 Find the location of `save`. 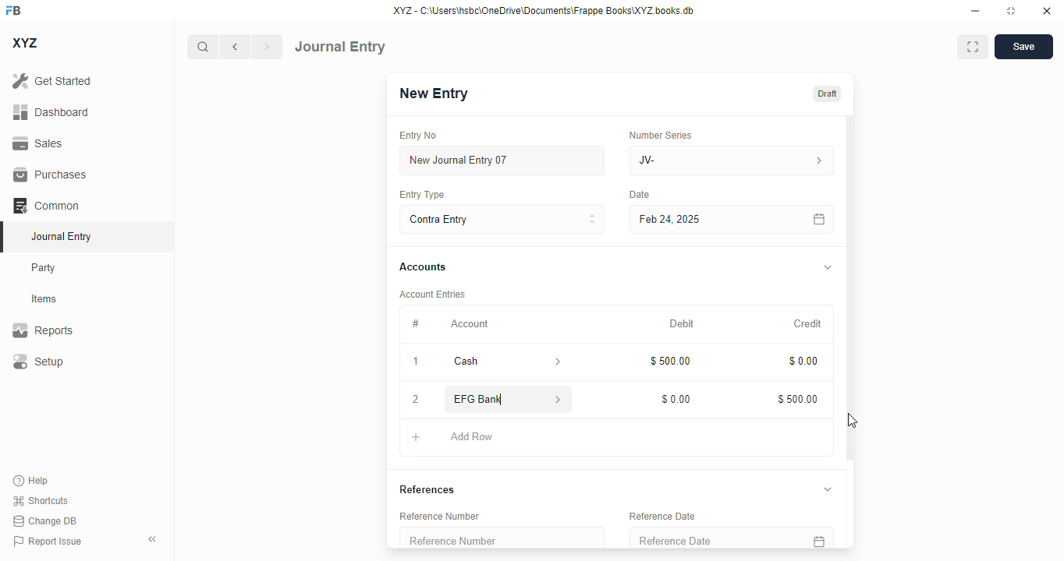

save is located at coordinates (1023, 47).